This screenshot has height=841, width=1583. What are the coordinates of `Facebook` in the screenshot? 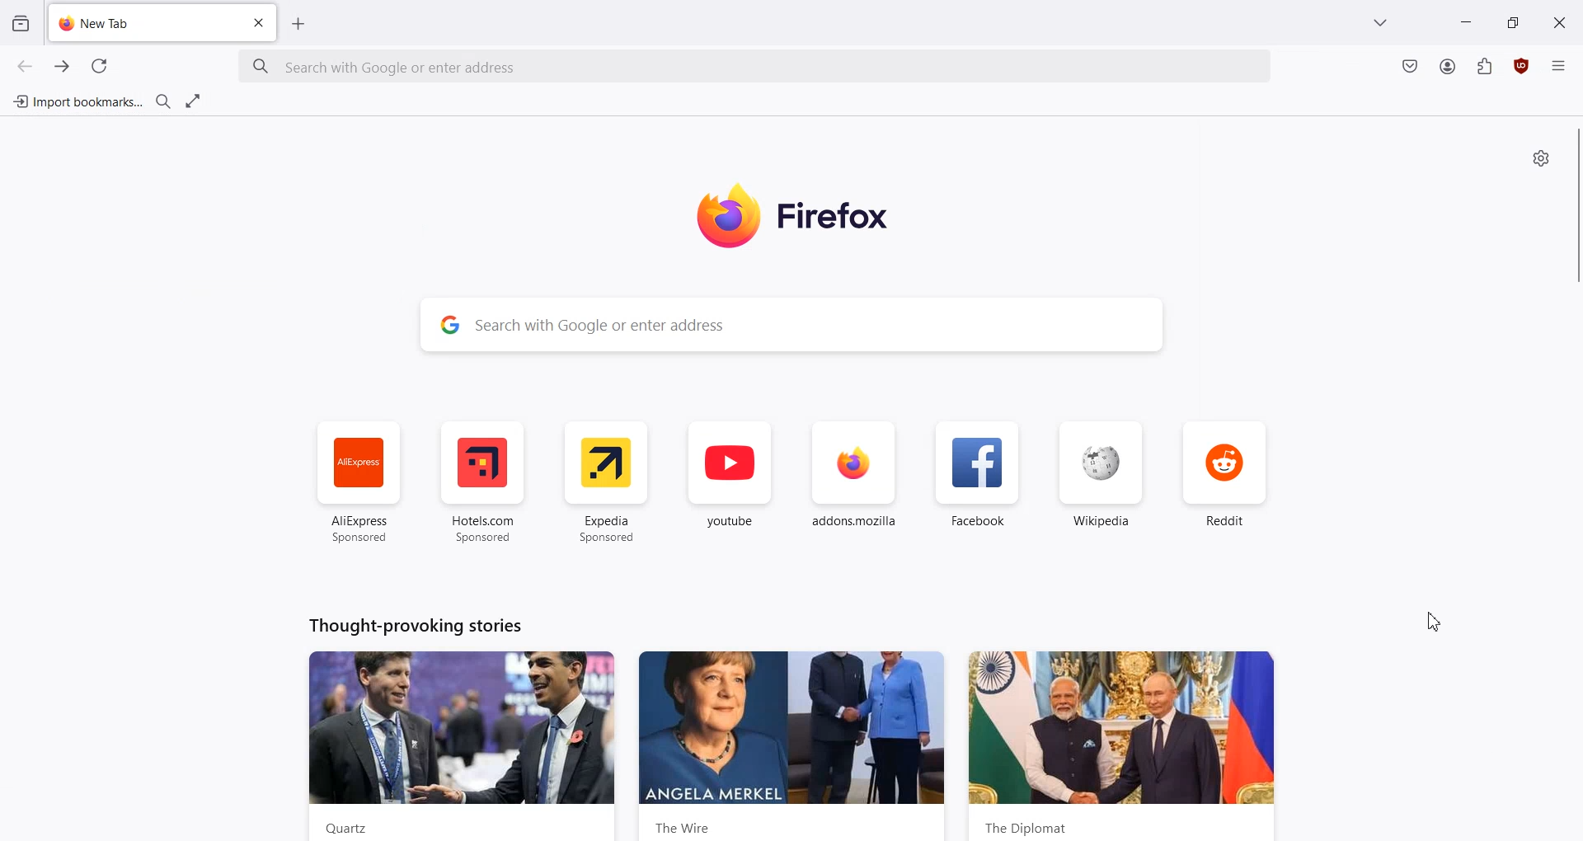 It's located at (979, 483).